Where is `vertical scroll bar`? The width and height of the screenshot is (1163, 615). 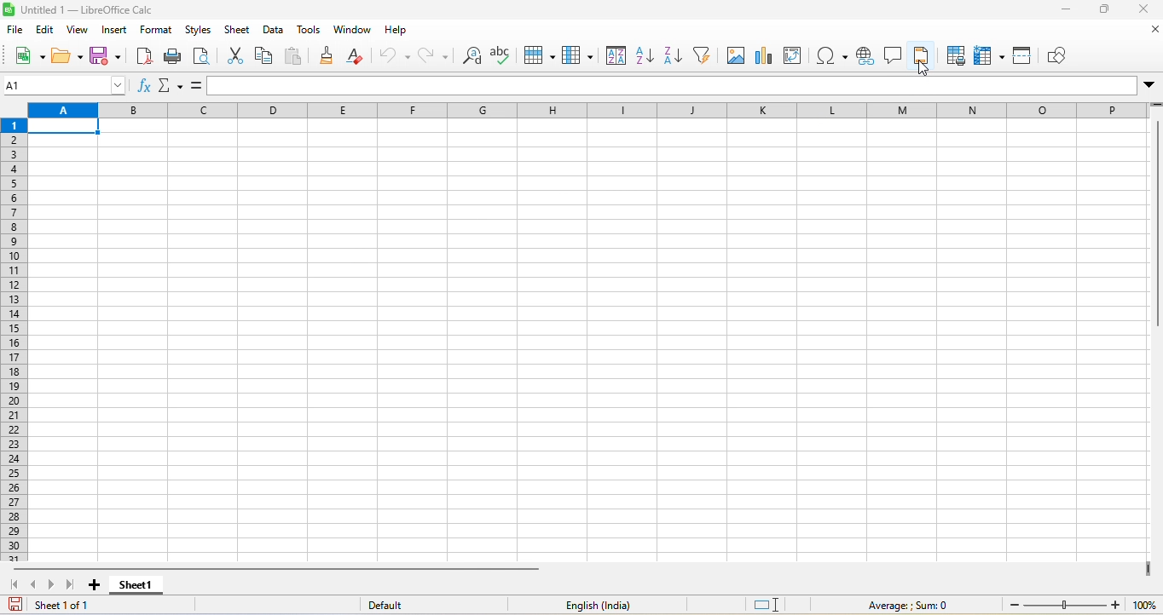
vertical scroll bar is located at coordinates (1155, 226).